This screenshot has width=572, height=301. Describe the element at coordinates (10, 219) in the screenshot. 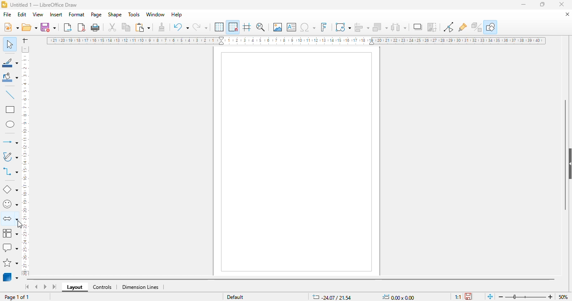

I see `block arrows` at that location.